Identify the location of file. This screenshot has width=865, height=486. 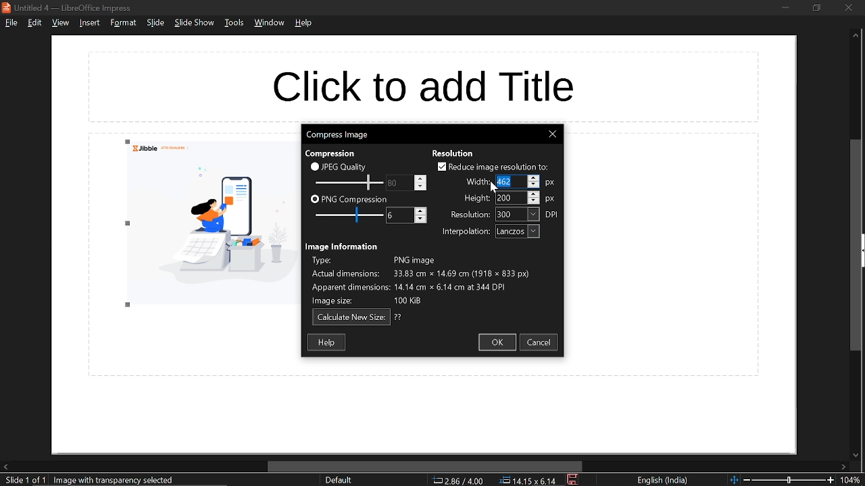
(11, 22).